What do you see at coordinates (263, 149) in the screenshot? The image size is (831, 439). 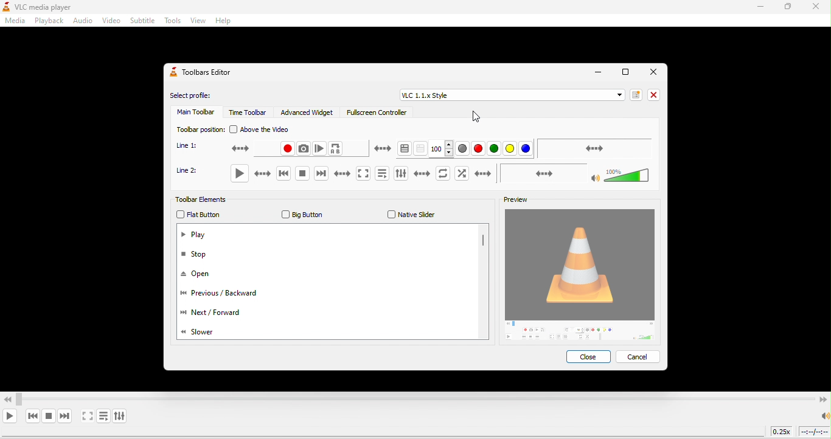 I see `record` at bounding box center [263, 149].